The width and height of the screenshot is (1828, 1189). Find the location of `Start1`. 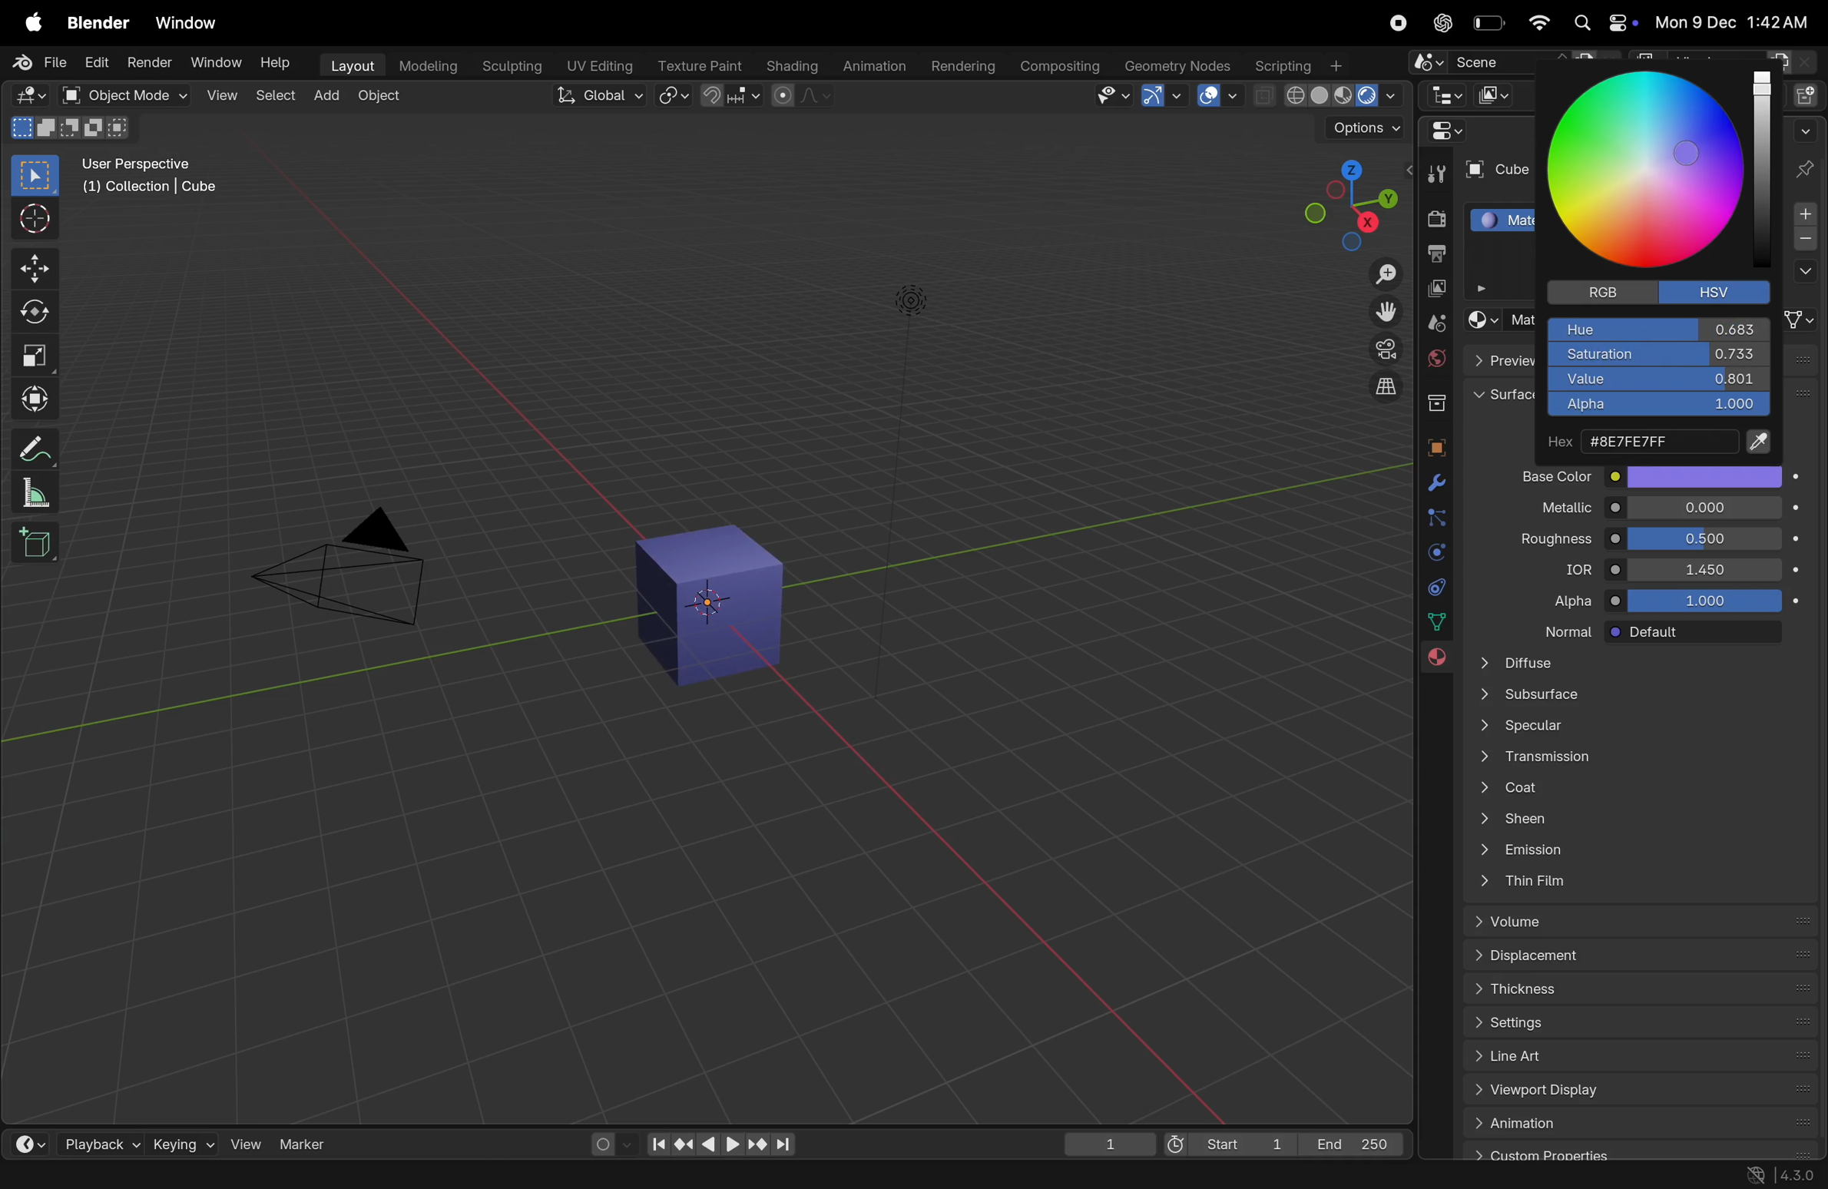

Start1 is located at coordinates (1225, 1146).